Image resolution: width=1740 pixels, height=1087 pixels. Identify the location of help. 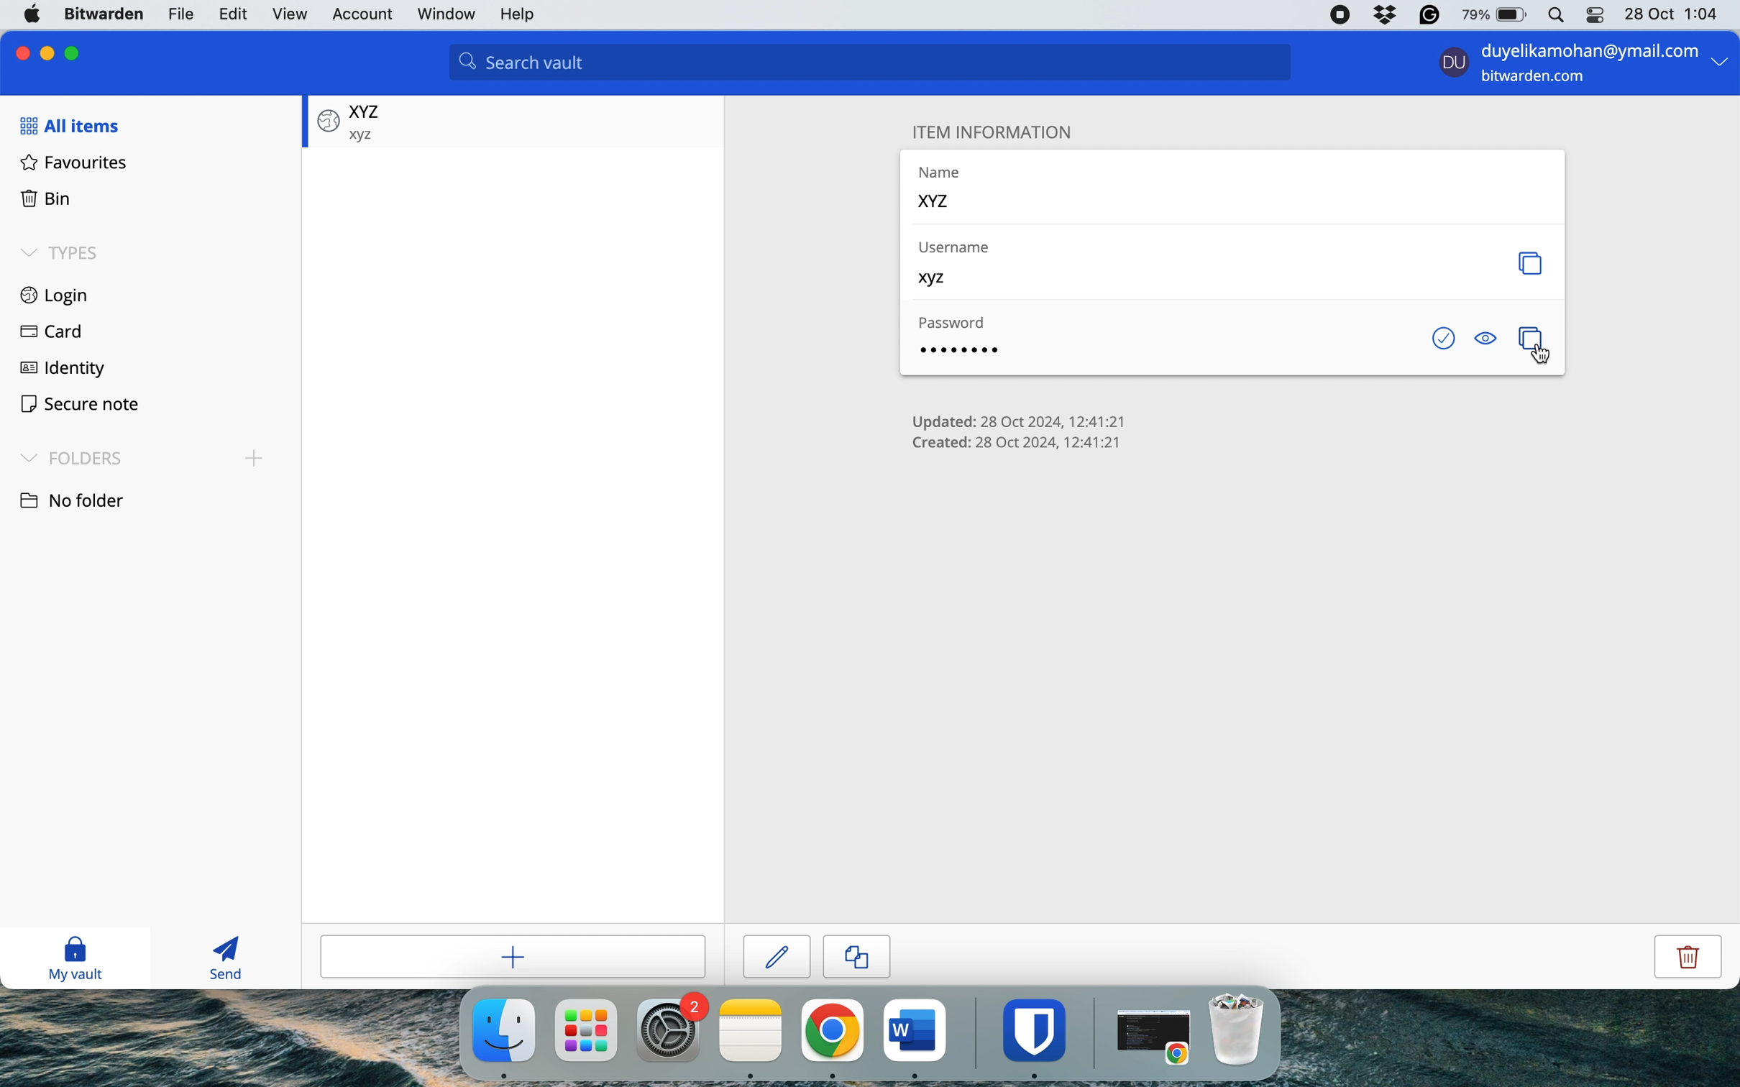
(524, 16).